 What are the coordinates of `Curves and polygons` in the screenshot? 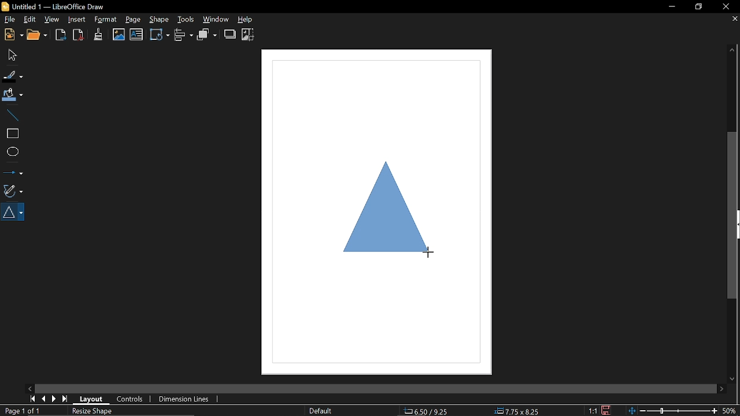 It's located at (12, 190).